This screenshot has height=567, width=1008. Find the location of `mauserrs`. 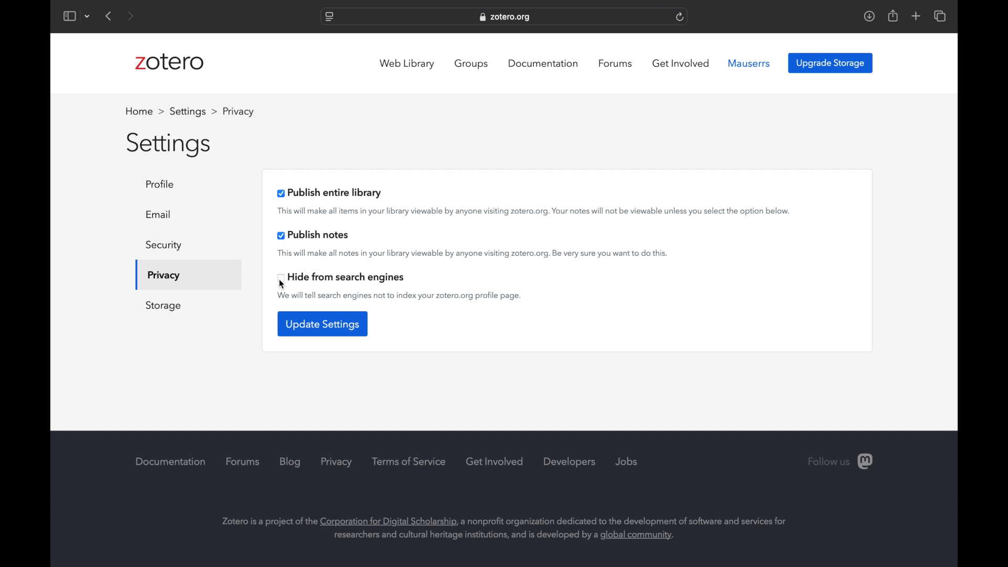

mauserrs is located at coordinates (749, 64).